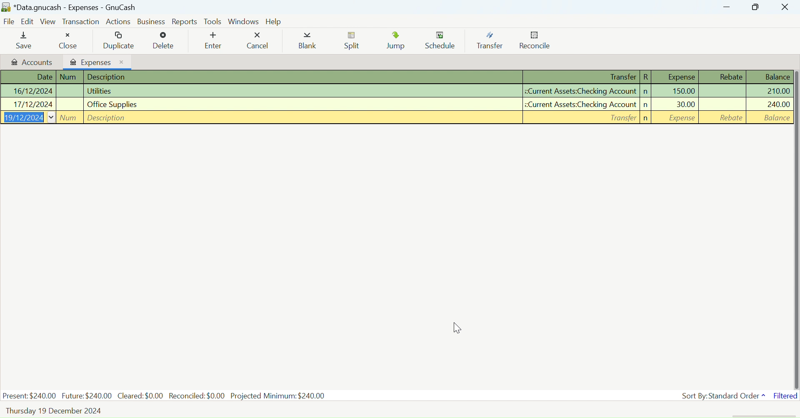 The height and width of the screenshot is (418, 800). I want to click on Expenses, so click(98, 62).